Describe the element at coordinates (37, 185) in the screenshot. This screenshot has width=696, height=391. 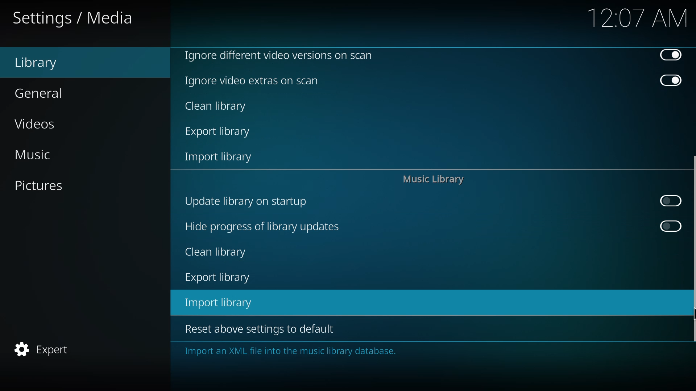
I see `pictures` at that location.